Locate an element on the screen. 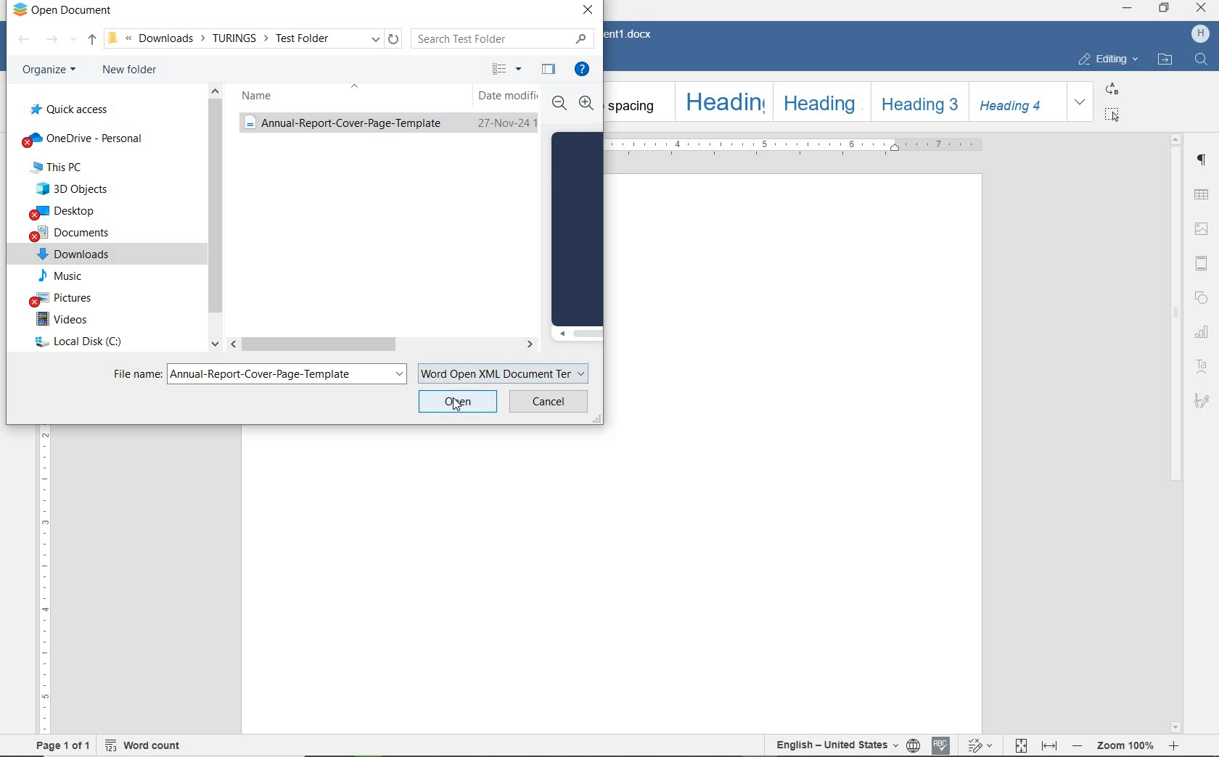  forward is located at coordinates (54, 40).